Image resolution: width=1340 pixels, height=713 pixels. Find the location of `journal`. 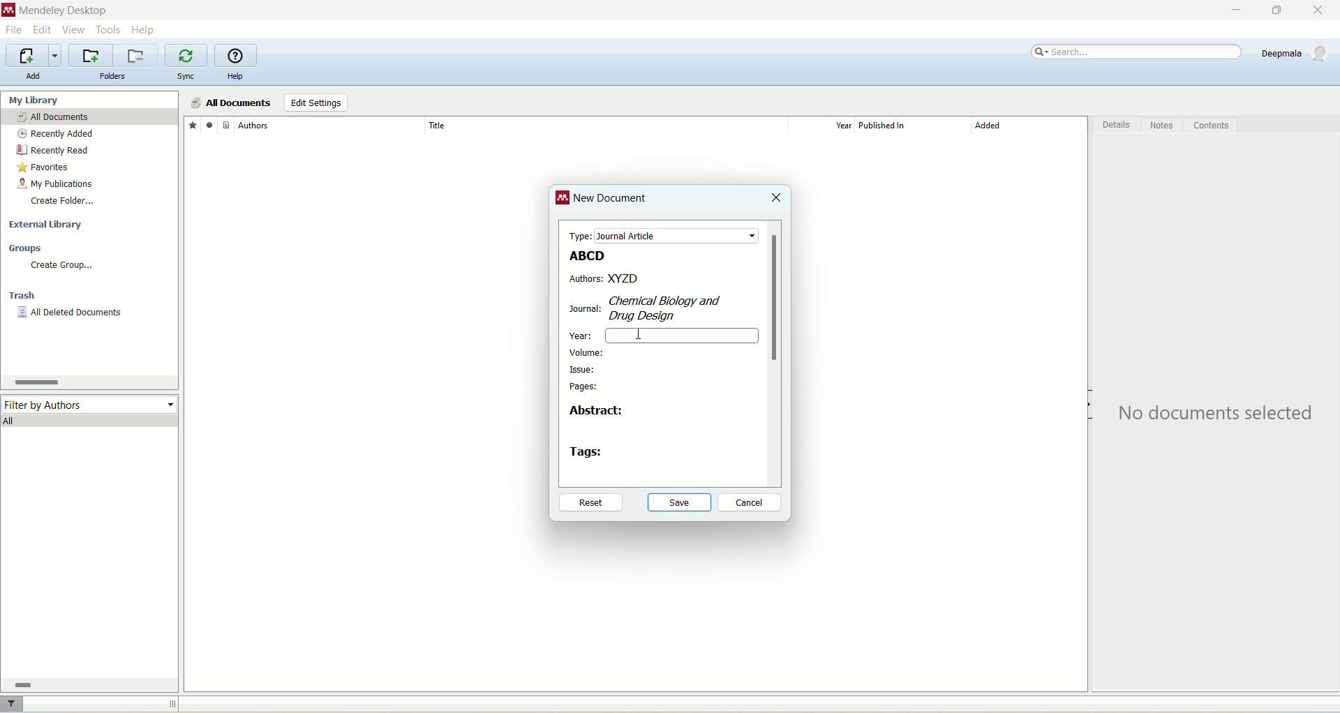

journal is located at coordinates (581, 308).